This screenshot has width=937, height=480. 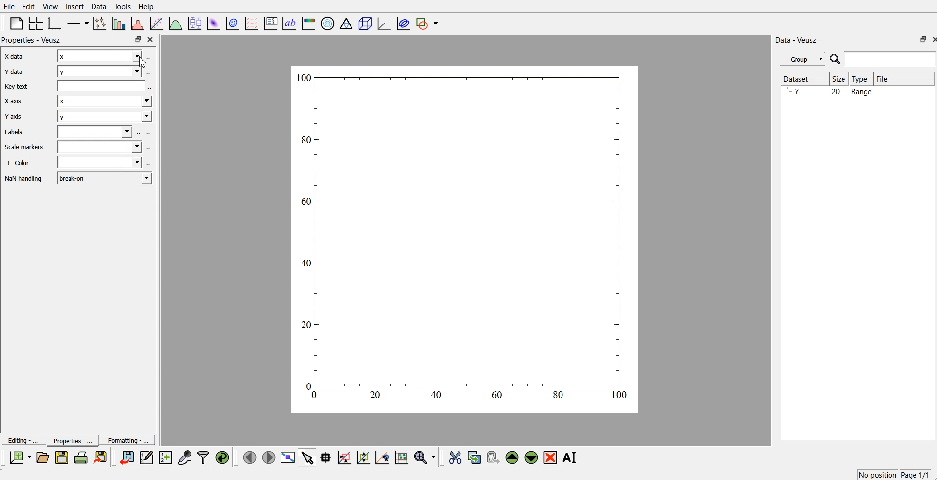 I want to click on paste, so click(x=493, y=456).